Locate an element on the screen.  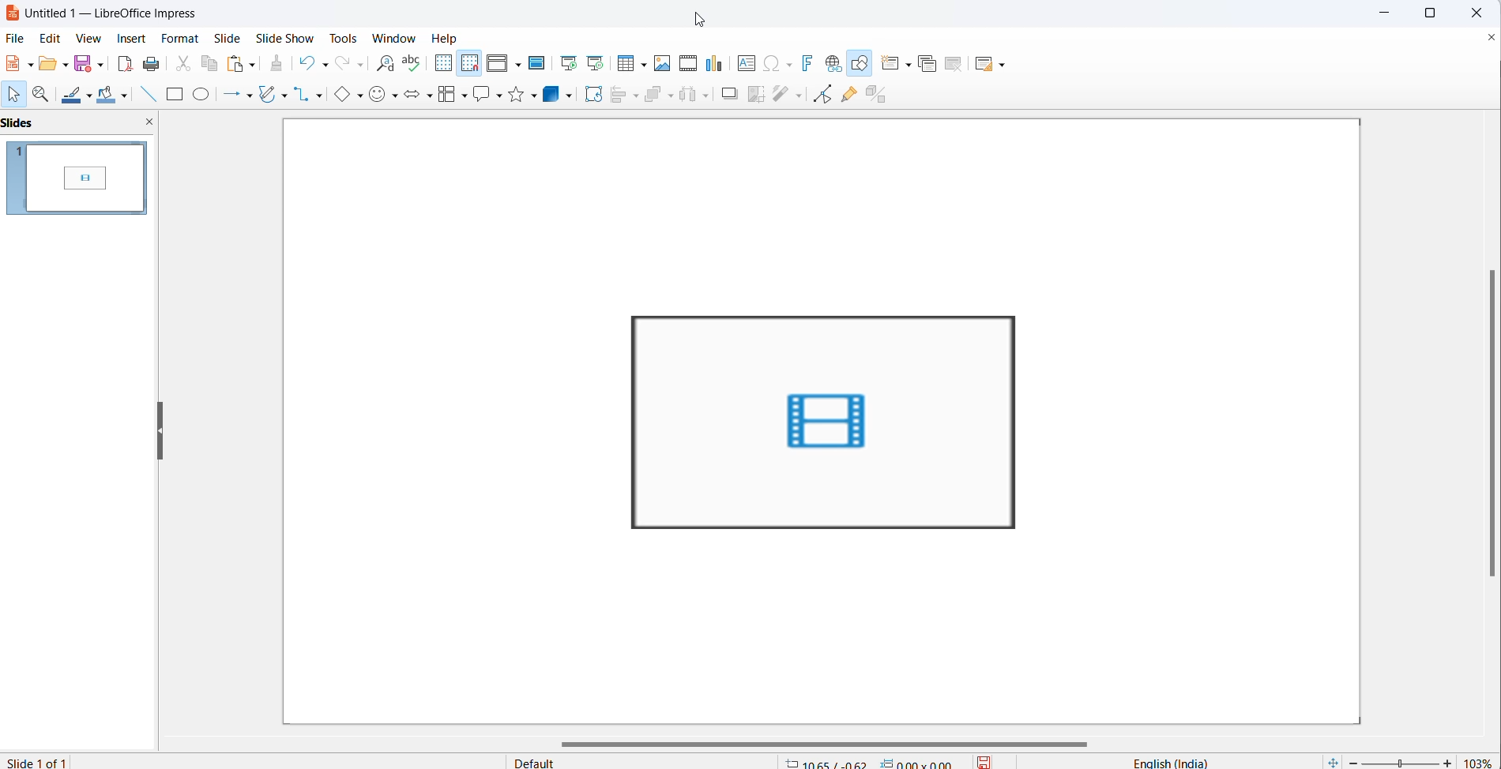
rotate is located at coordinates (592, 93).